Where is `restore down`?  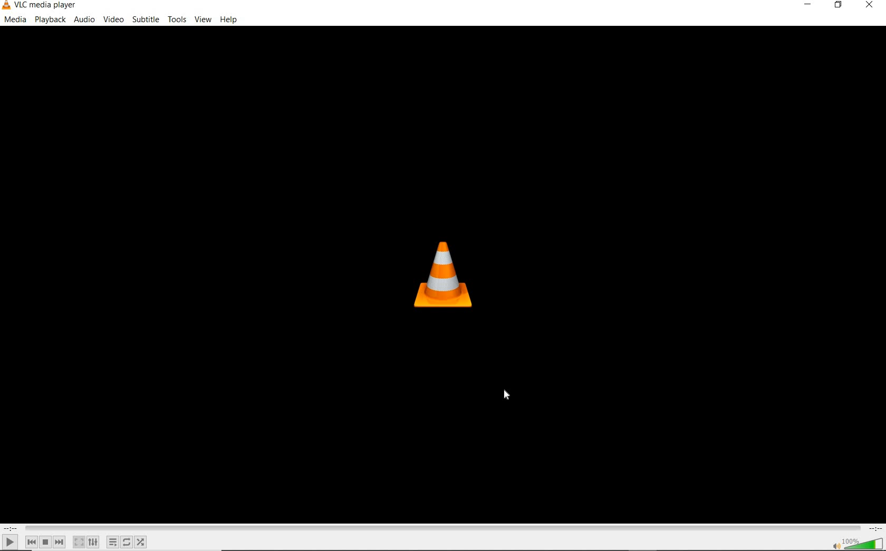
restore down is located at coordinates (840, 5).